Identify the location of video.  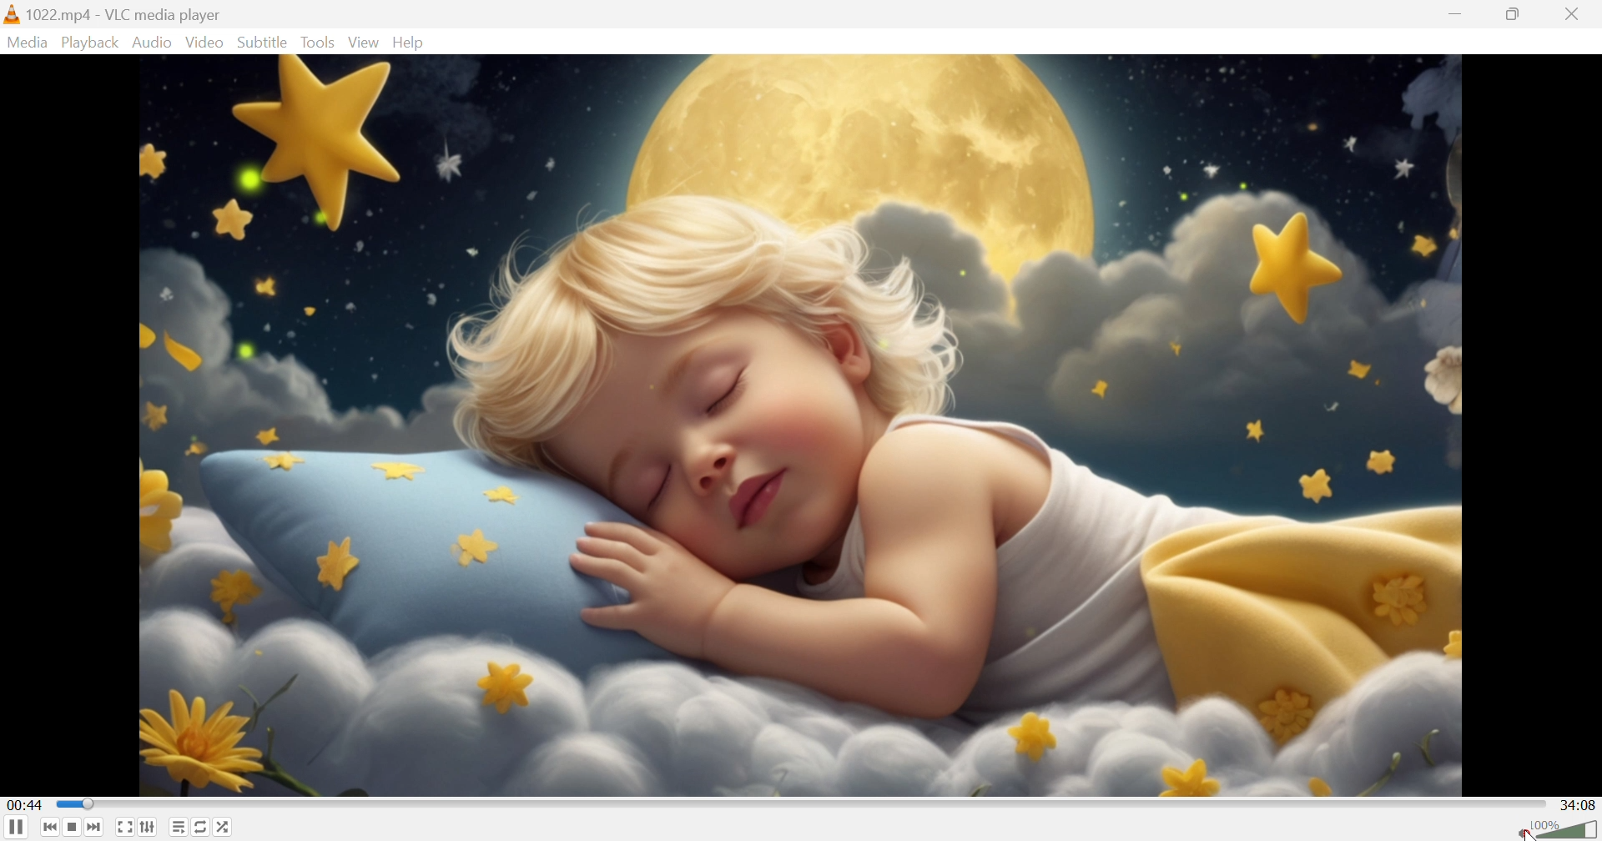
(799, 425).